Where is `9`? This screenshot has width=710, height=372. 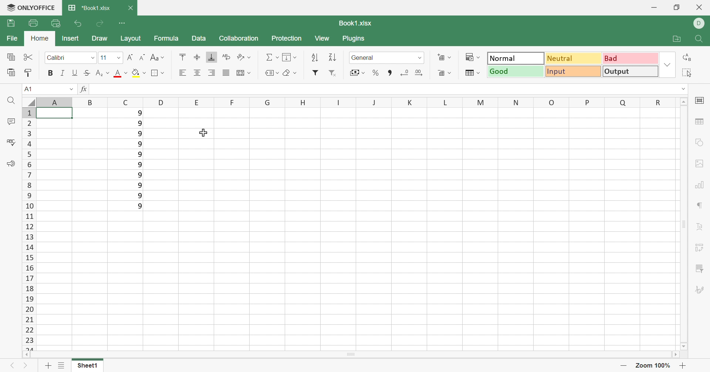
9 is located at coordinates (139, 196).